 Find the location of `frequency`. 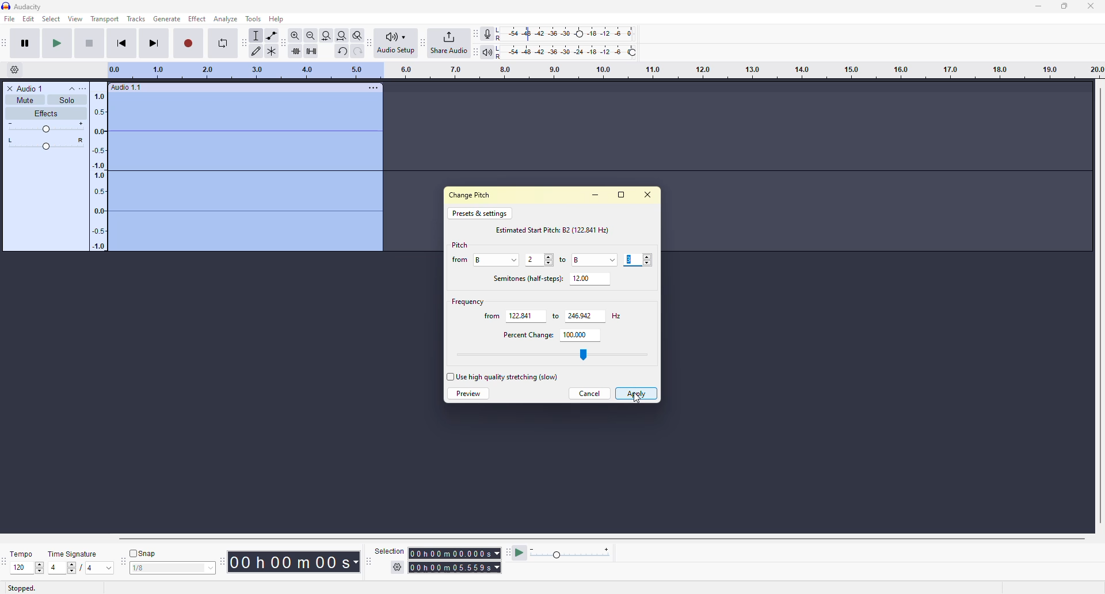

frequency is located at coordinates (466, 300).